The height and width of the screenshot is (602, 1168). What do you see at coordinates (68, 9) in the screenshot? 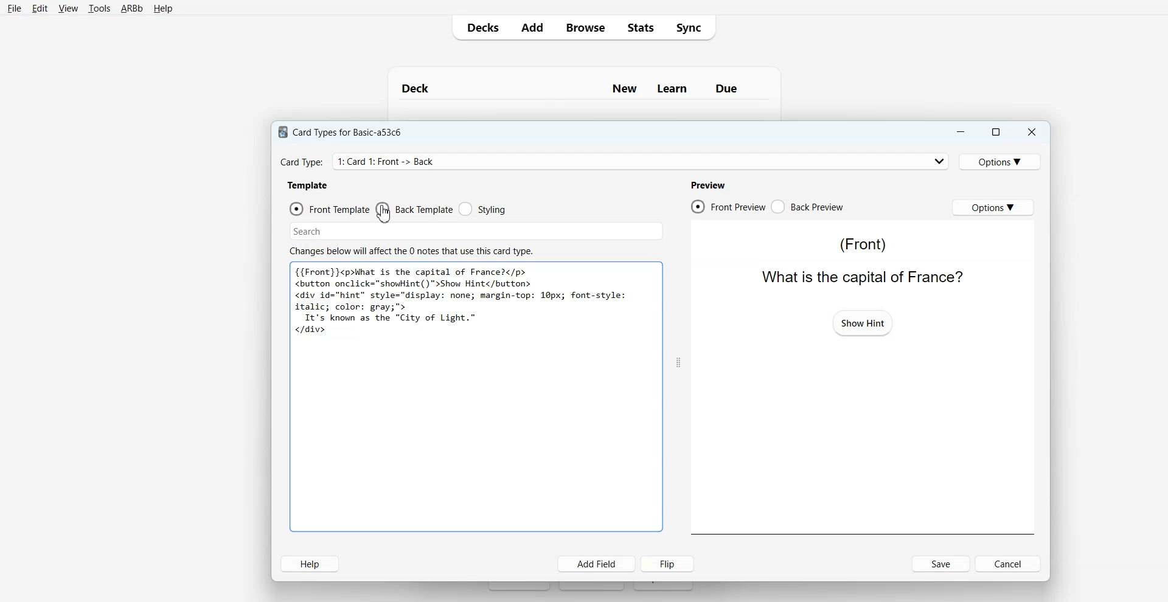
I see `View` at bounding box center [68, 9].